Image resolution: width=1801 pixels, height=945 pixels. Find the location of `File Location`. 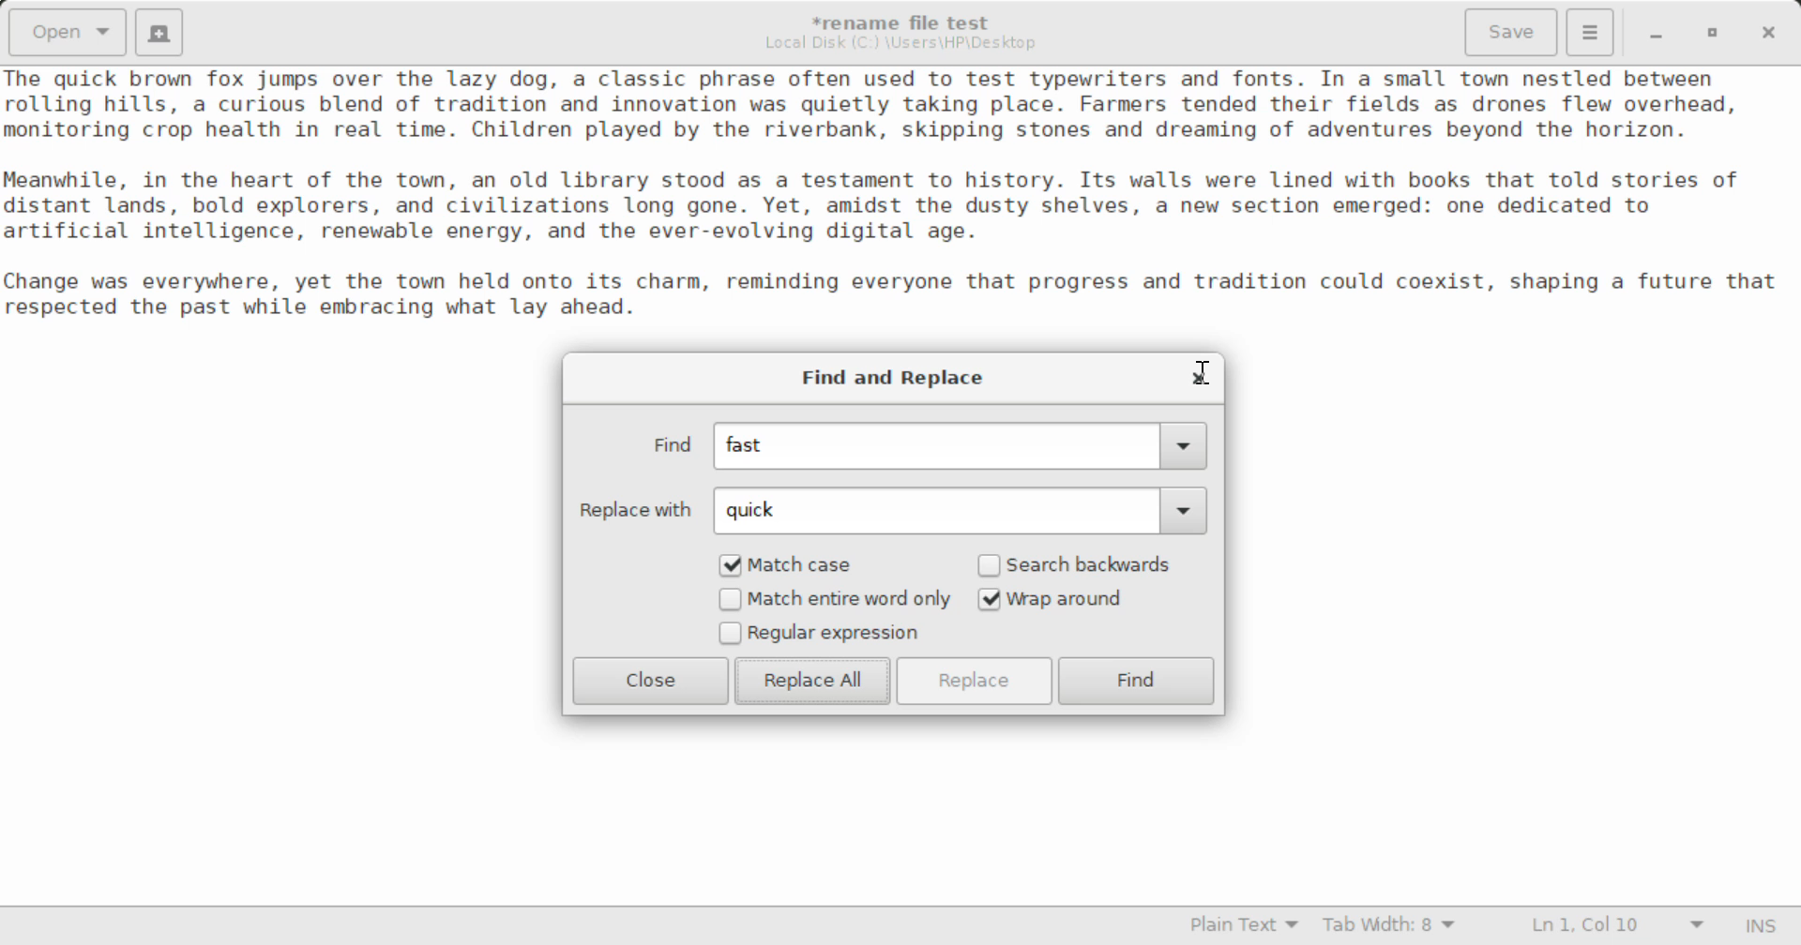

File Location is located at coordinates (905, 45).